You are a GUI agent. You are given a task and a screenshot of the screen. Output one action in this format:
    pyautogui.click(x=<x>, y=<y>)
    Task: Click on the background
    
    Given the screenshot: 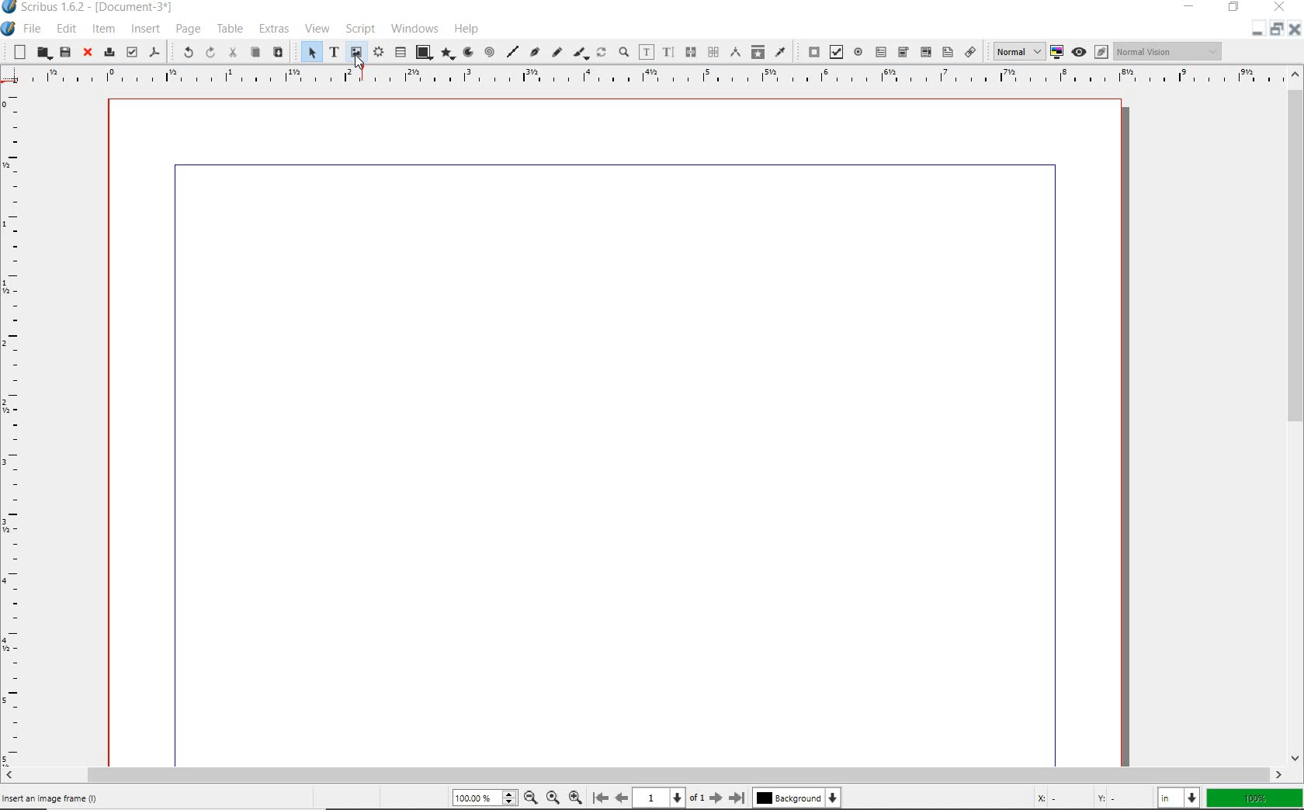 What is the action you would take?
    pyautogui.click(x=796, y=799)
    